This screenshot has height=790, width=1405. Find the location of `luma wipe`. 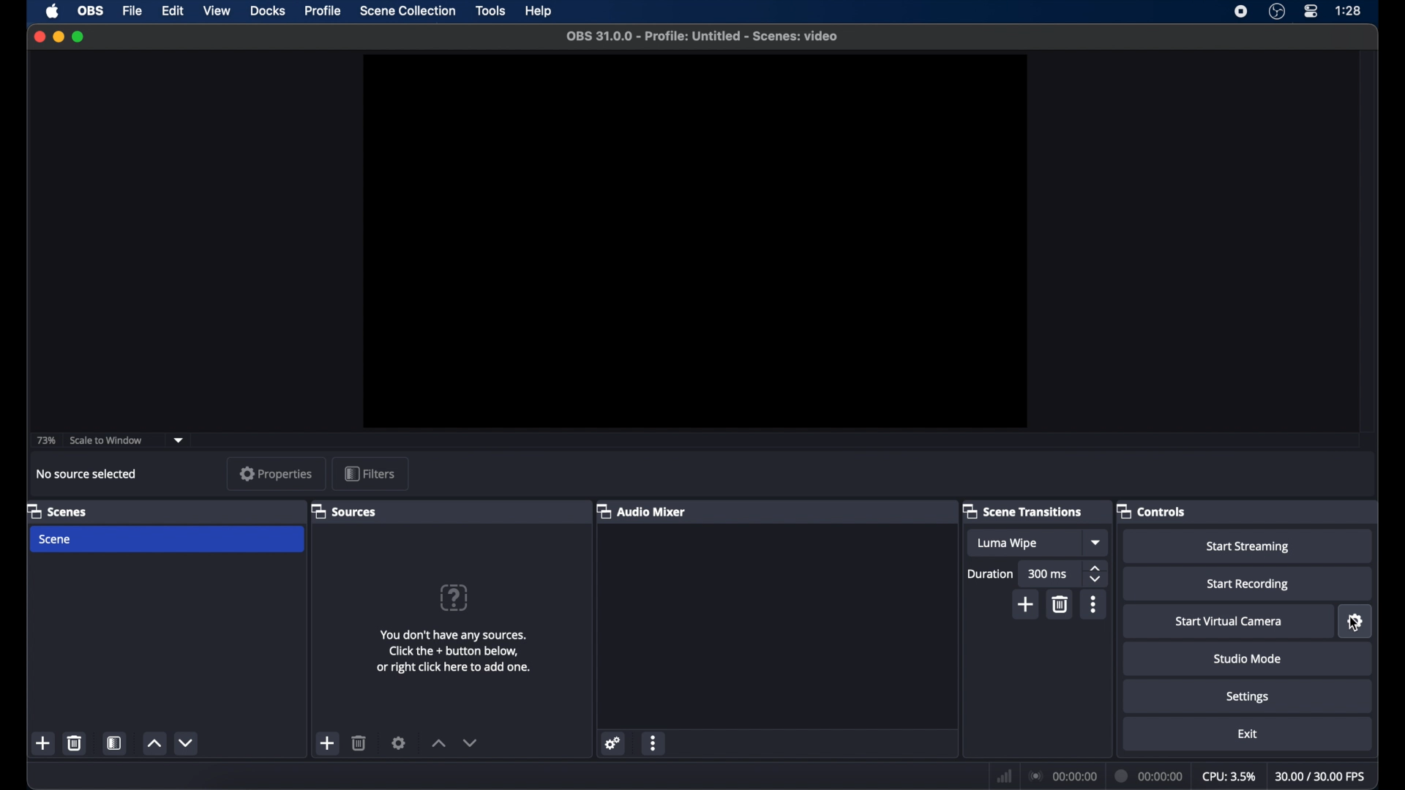

luma wipe is located at coordinates (1024, 543).